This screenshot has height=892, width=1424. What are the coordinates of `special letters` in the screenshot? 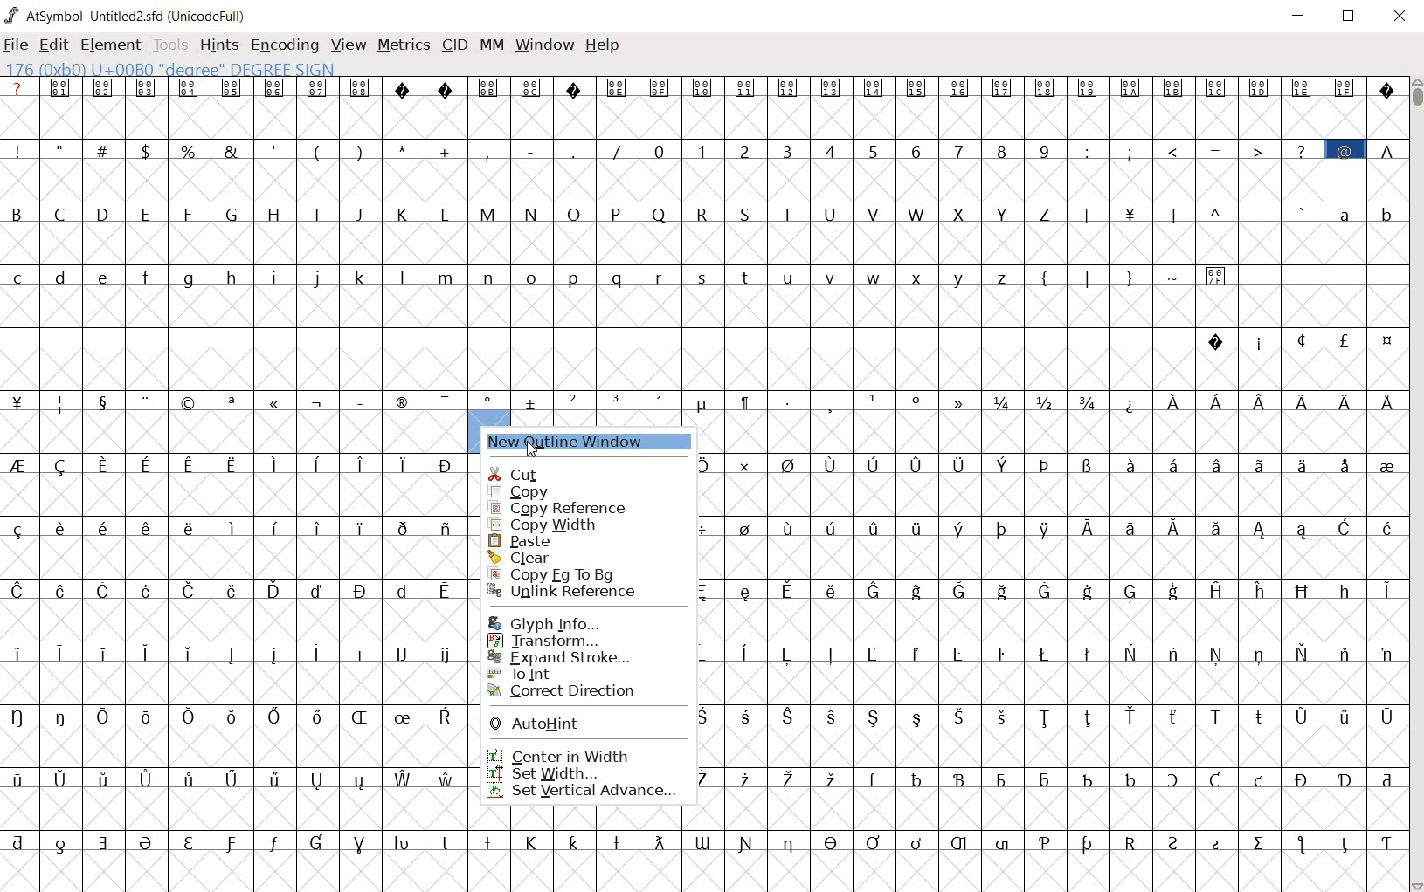 It's located at (1059, 525).